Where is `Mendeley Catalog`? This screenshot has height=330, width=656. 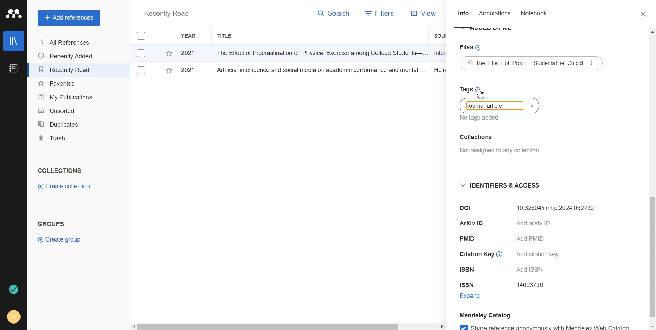
Mendeley Catalog is located at coordinates (486, 315).